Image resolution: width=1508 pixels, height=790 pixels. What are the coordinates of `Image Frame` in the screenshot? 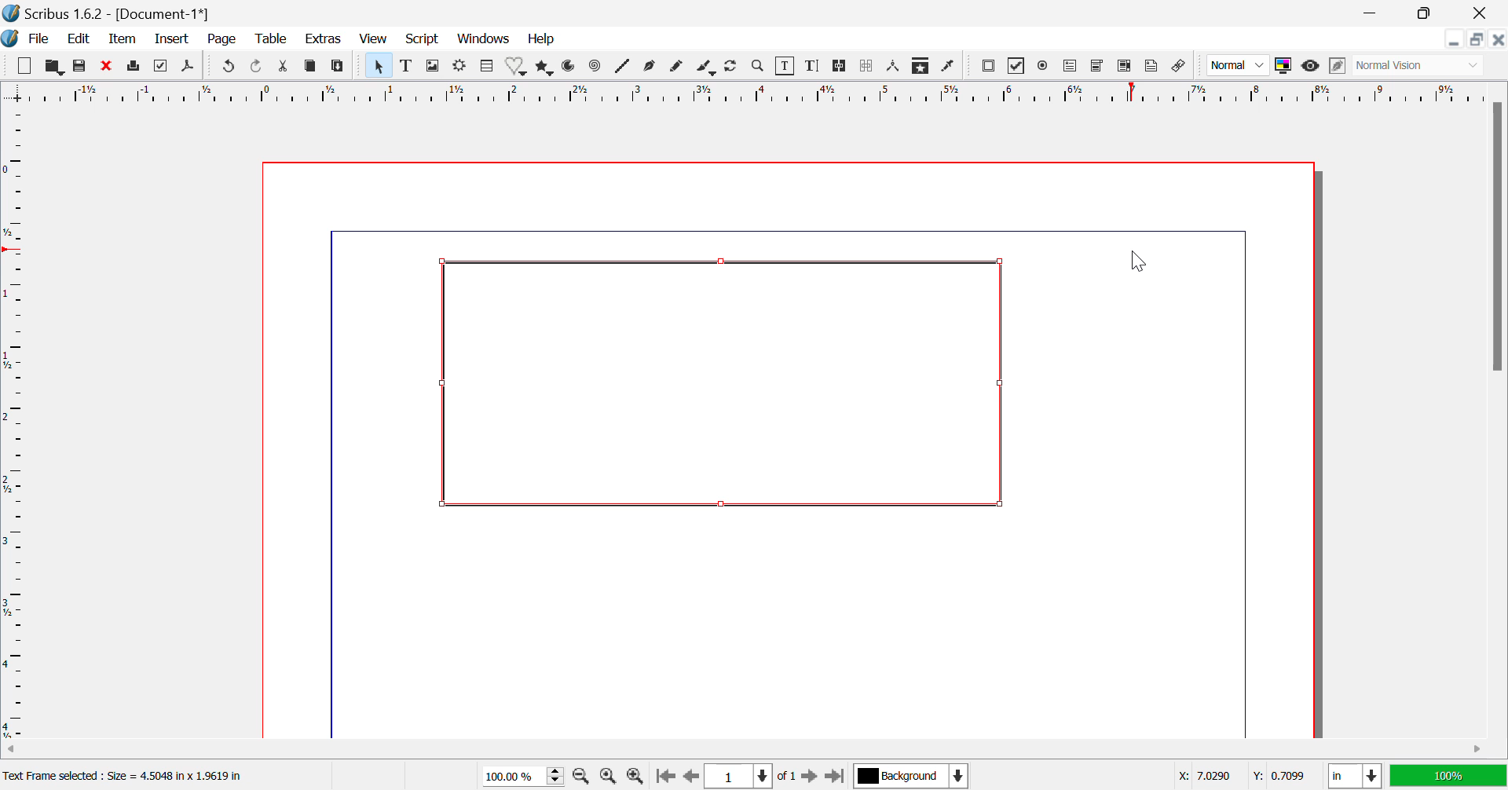 It's located at (434, 66).